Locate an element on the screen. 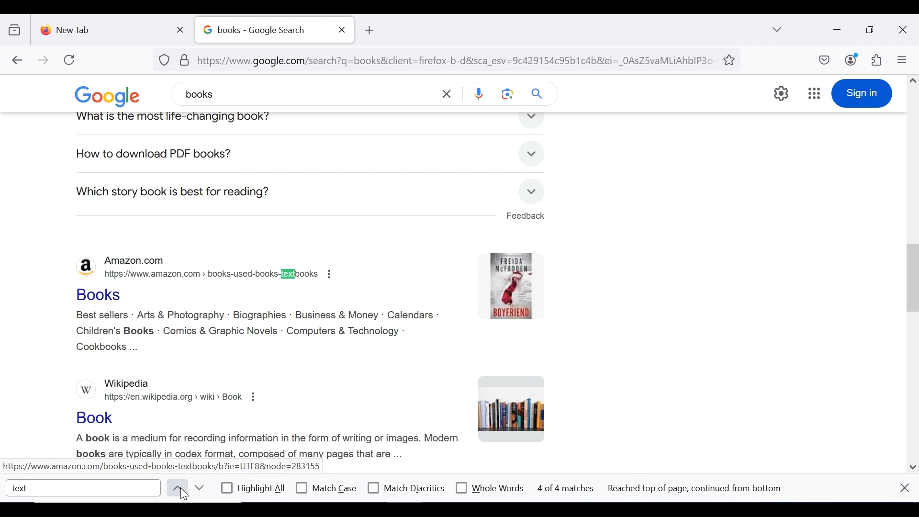 The image size is (919, 517). maps is located at coordinates (333, 154).